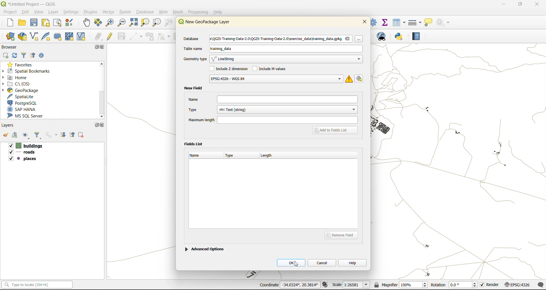 This screenshot has width=546, height=290. Describe the element at coordinates (52, 135) in the screenshot. I see `filter by expression` at that location.